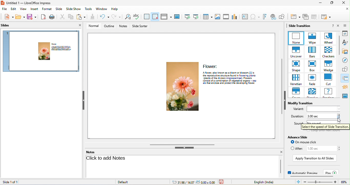  What do you see at coordinates (320, 117) in the screenshot?
I see `3.00 sec` at bounding box center [320, 117].